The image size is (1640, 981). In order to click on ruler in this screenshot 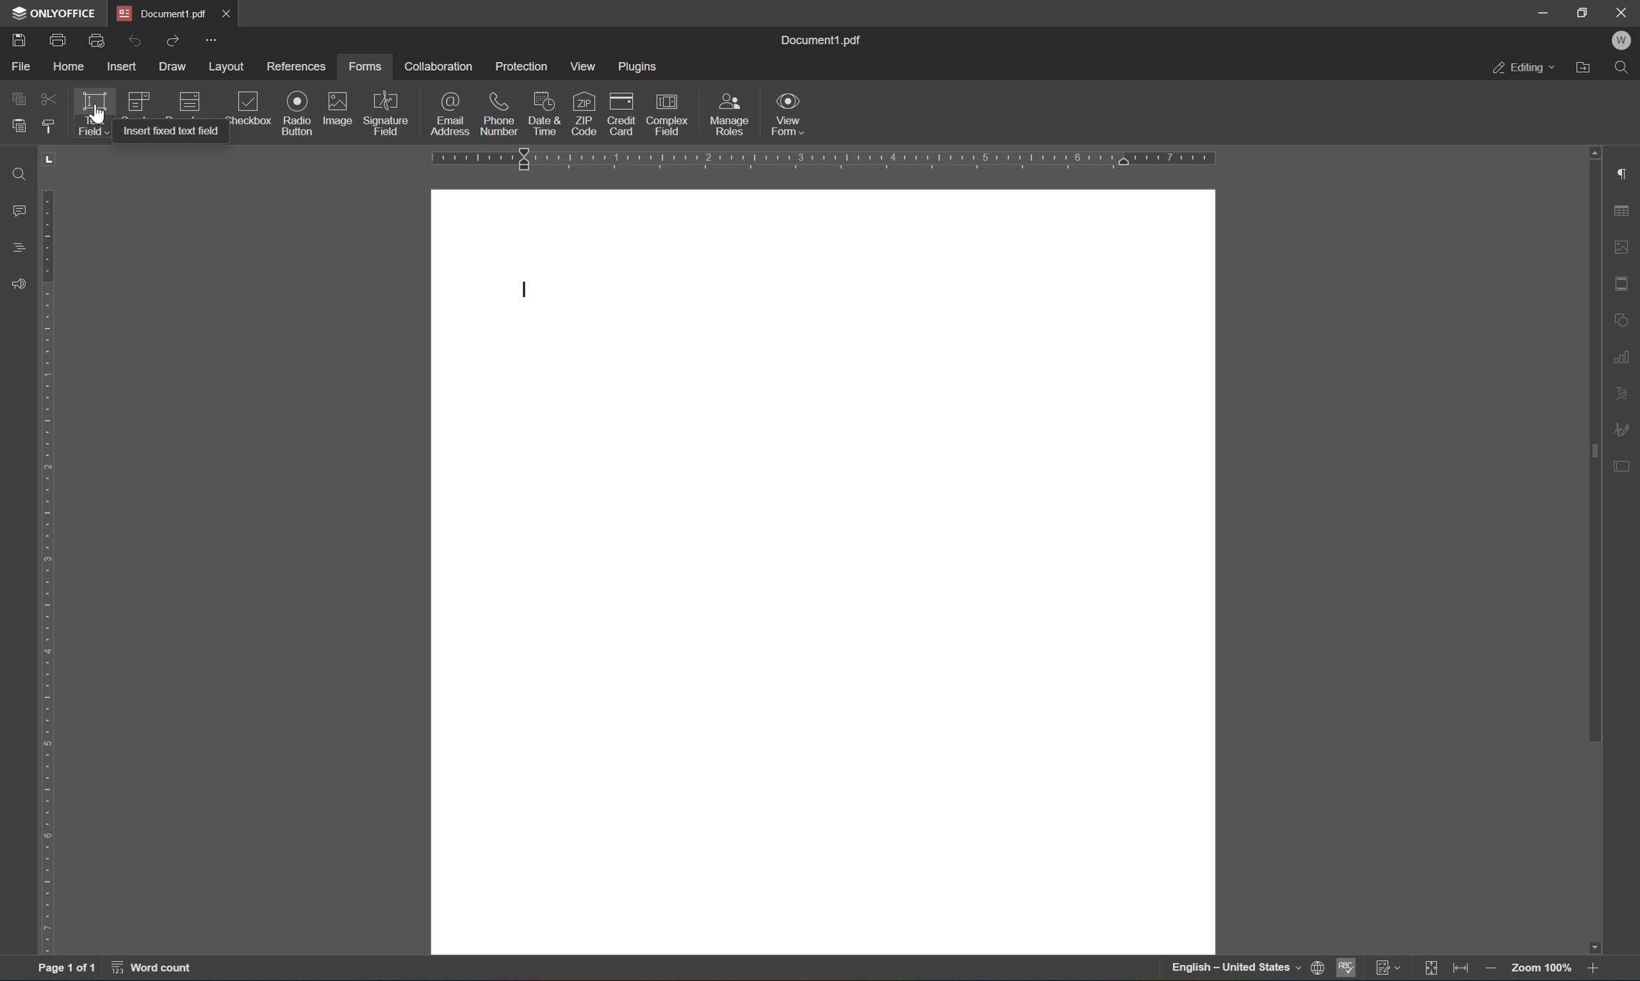, I will do `click(48, 572)`.